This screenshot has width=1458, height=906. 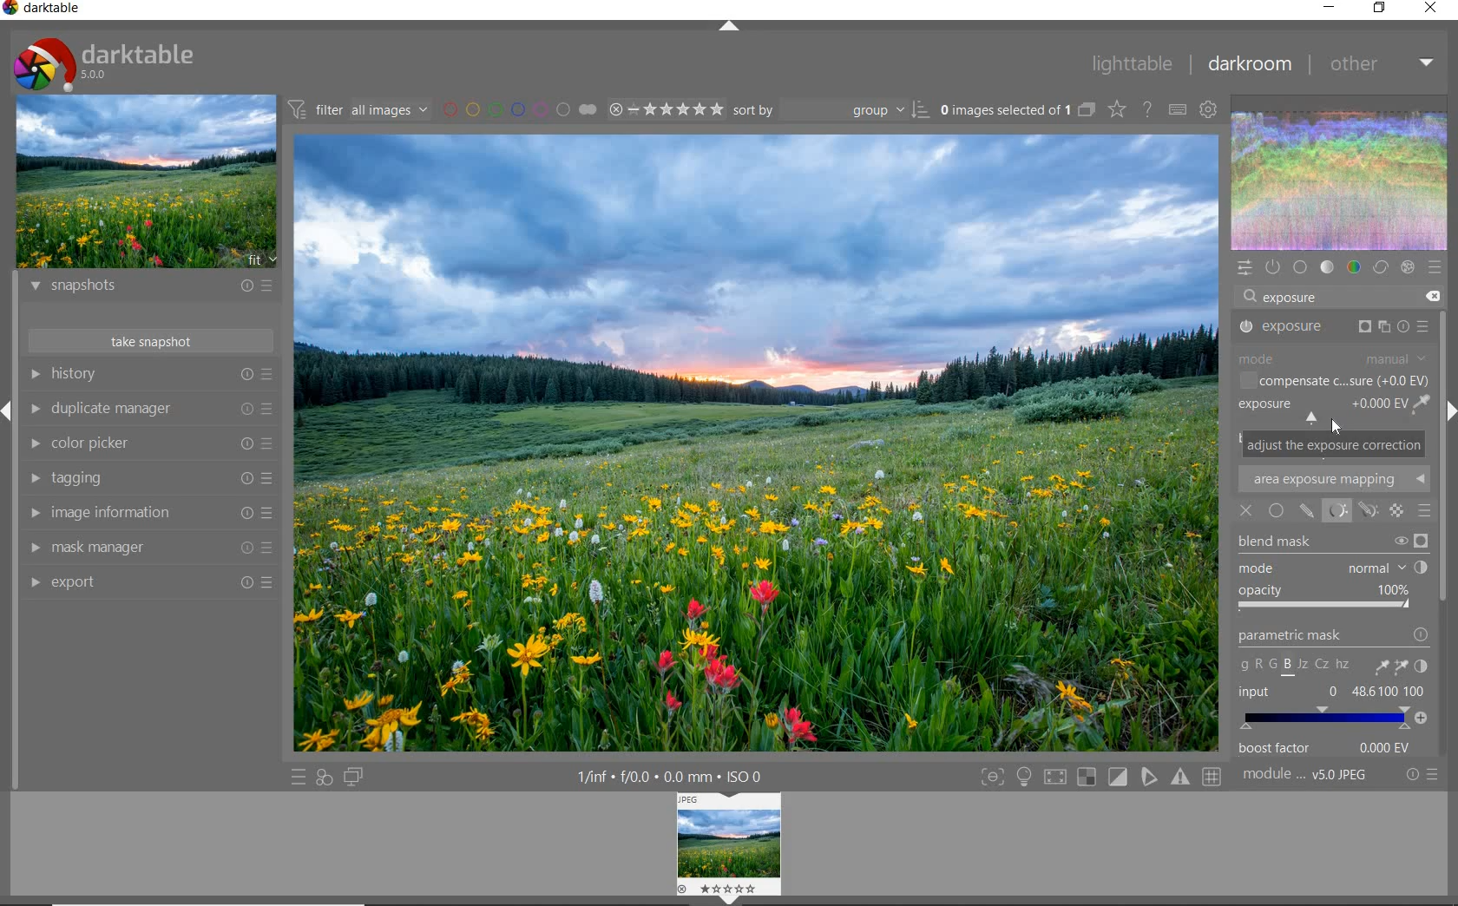 I want to click on quick access panel, so click(x=1243, y=268).